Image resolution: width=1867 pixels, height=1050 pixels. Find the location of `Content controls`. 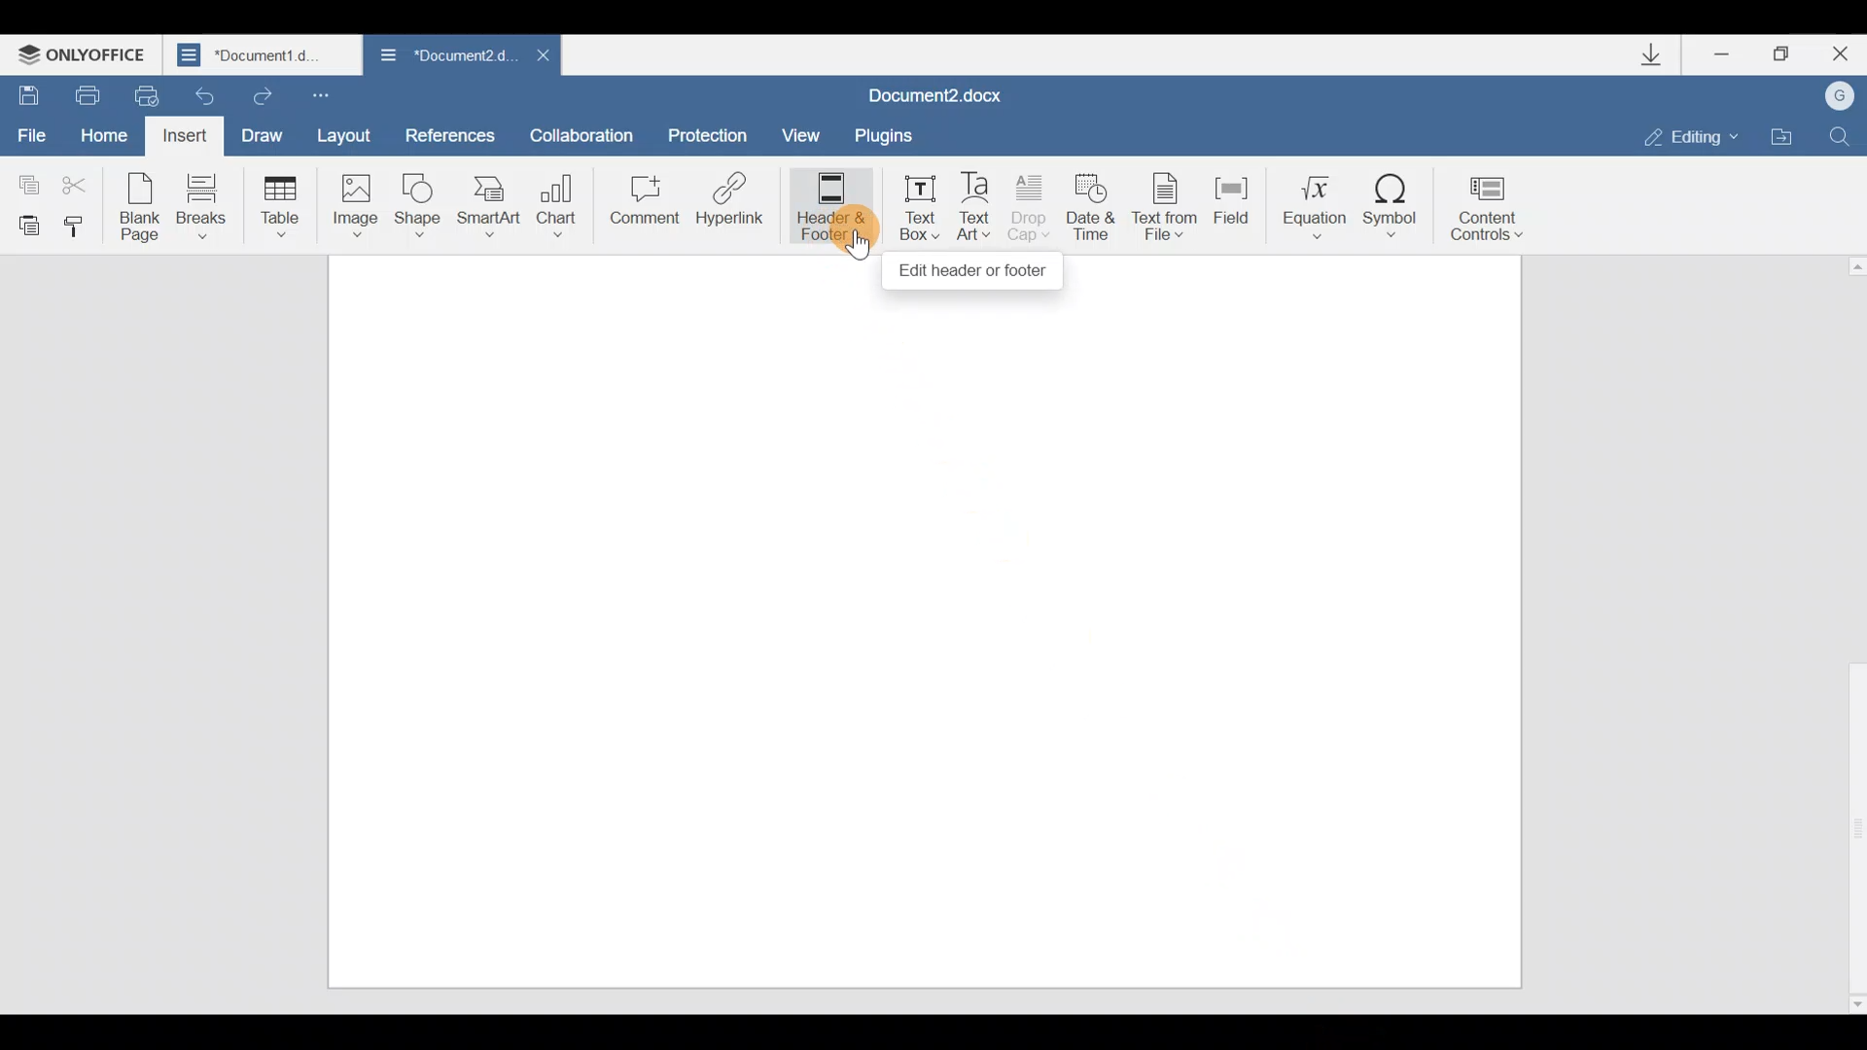

Content controls is located at coordinates (1497, 202).